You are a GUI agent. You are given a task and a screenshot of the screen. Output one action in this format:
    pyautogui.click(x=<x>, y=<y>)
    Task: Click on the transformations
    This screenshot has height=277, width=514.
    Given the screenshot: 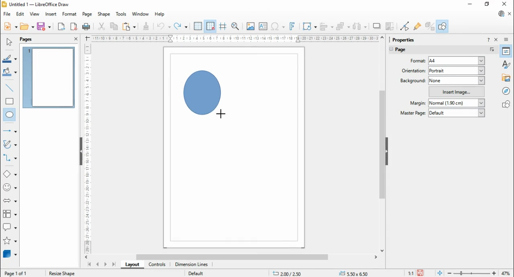 What is the action you would take?
    pyautogui.click(x=309, y=27)
    